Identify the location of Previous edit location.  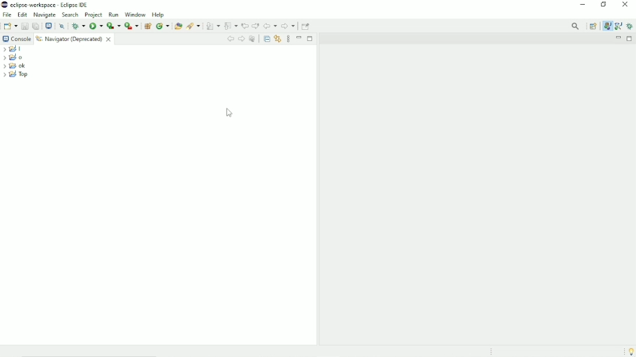
(245, 26).